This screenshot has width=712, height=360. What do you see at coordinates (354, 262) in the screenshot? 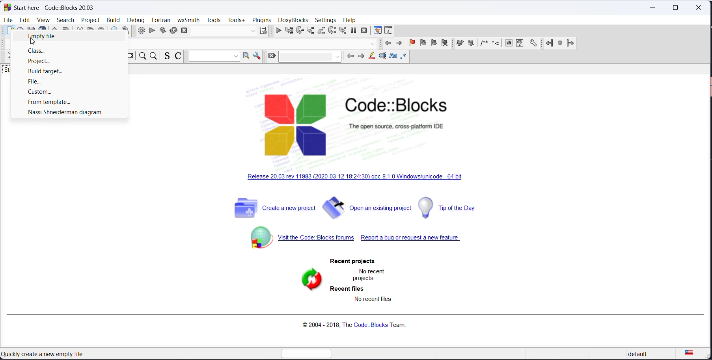
I see `recent projects` at bounding box center [354, 262].